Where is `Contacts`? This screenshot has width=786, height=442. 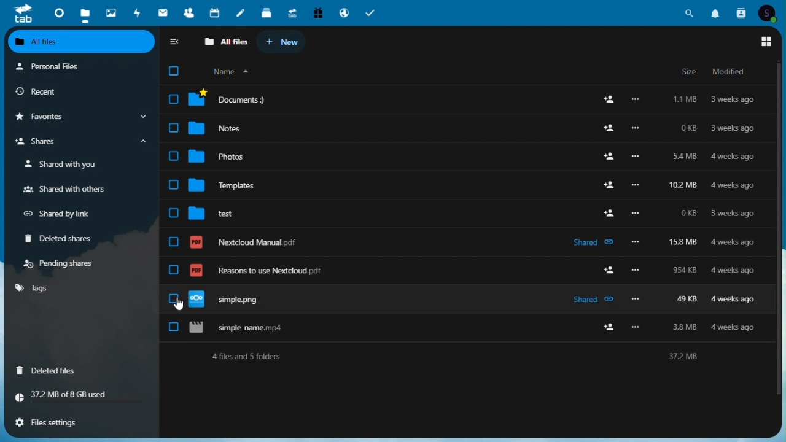
Contacts is located at coordinates (742, 12).